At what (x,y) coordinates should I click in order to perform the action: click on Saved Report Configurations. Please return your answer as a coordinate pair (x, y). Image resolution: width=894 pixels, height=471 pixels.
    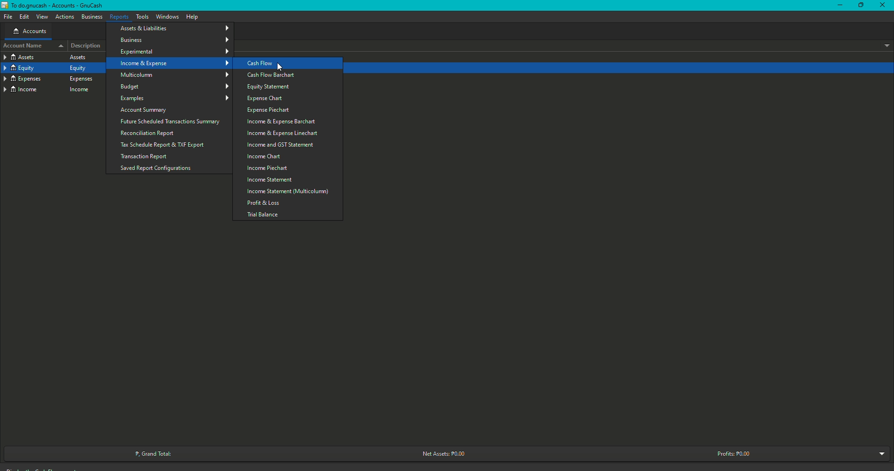
    Looking at the image, I should click on (157, 168).